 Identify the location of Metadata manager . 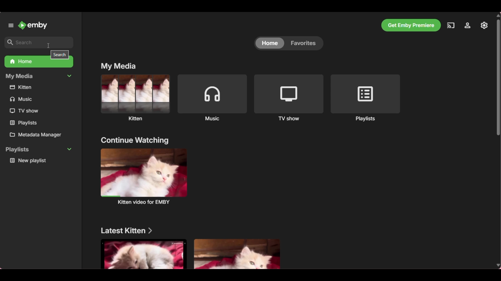
(40, 135).